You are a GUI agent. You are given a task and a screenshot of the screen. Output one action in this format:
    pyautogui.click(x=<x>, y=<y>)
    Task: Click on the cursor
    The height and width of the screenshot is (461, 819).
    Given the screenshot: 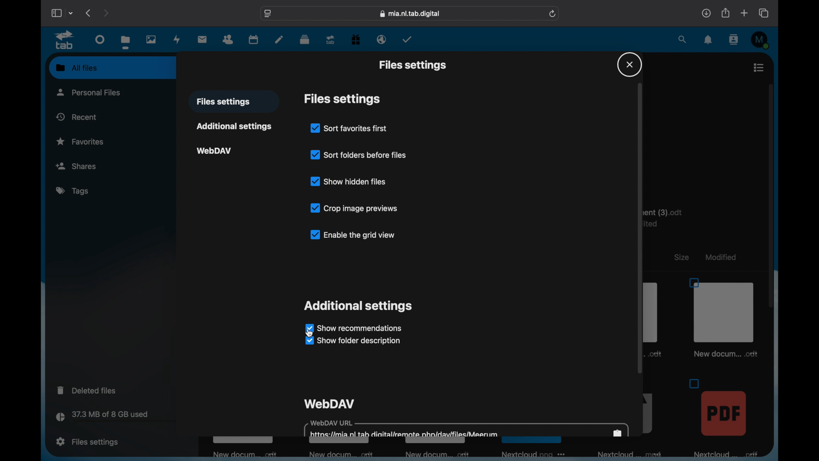 What is the action you would take?
    pyautogui.click(x=312, y=334)
    